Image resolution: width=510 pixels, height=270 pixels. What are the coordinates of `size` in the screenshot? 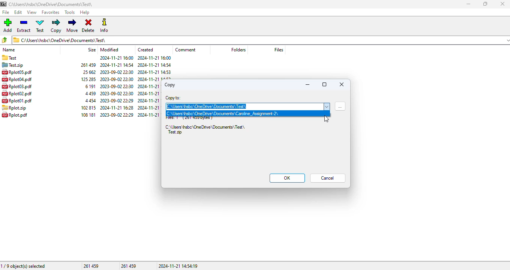 It's located at (88, 72).